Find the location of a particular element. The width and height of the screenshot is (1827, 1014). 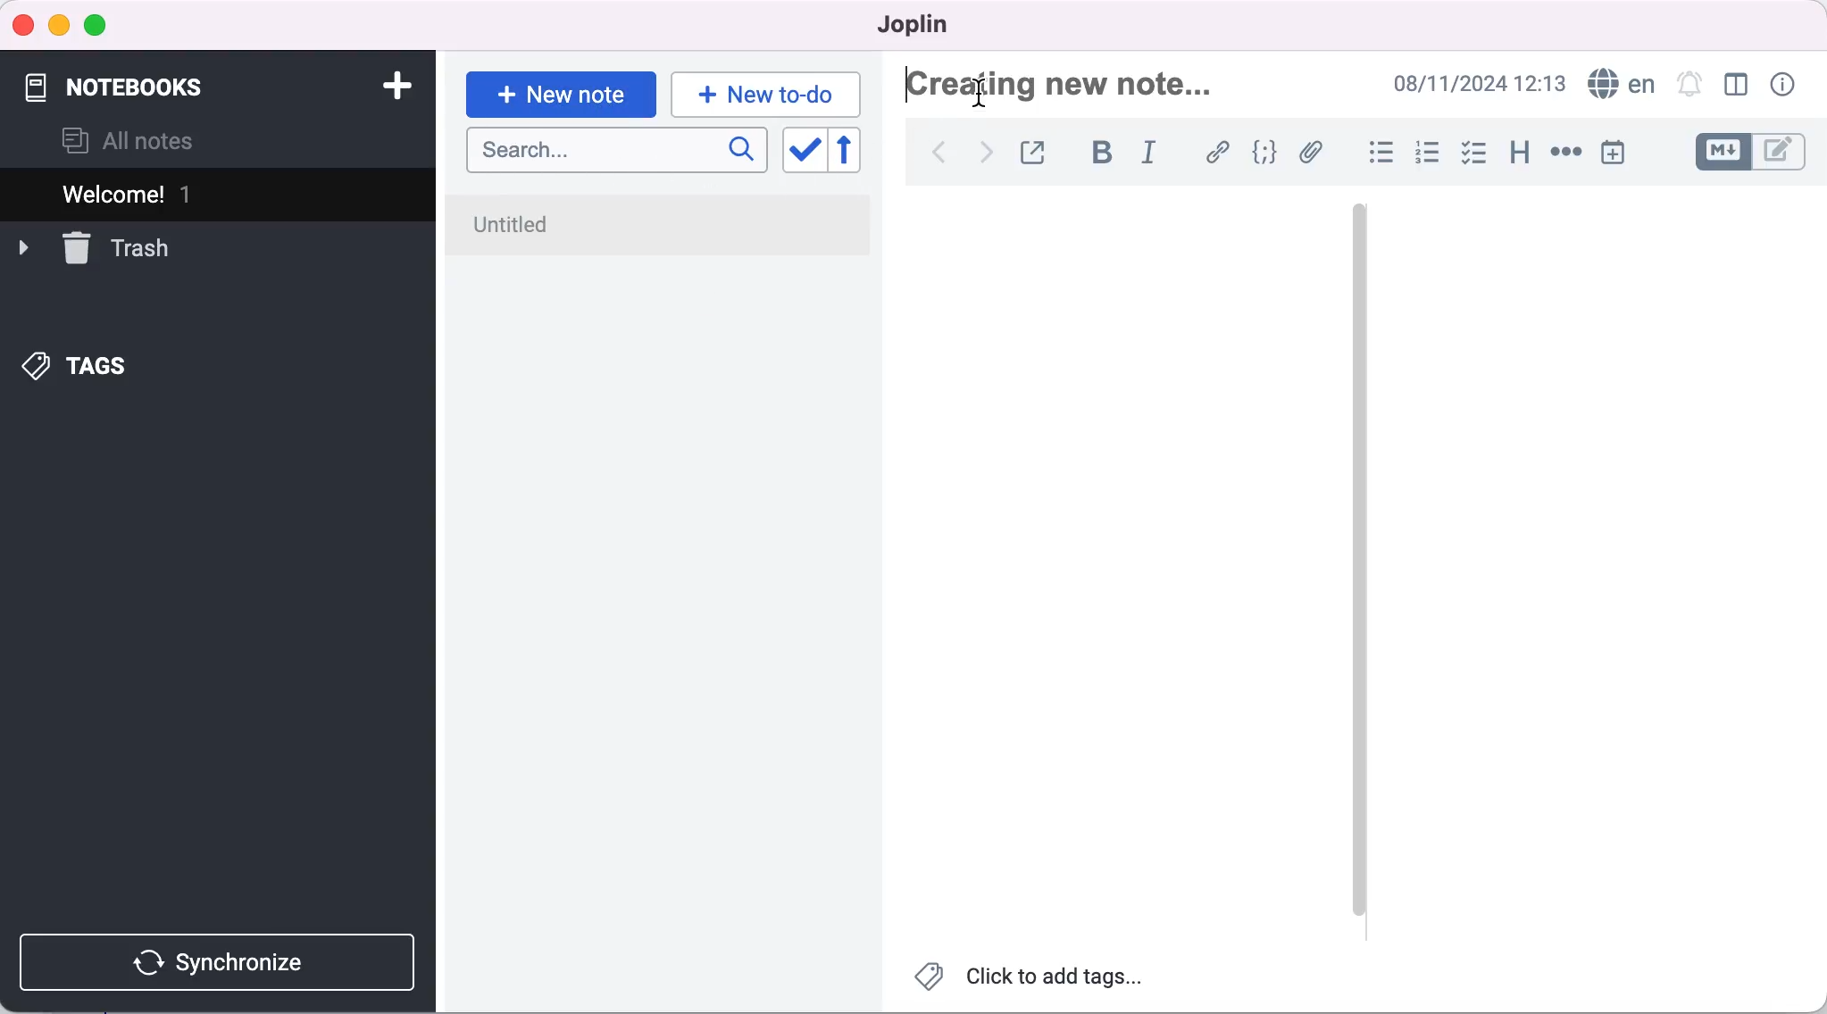

toggle editor layout is located at coordinates (1738, 85).